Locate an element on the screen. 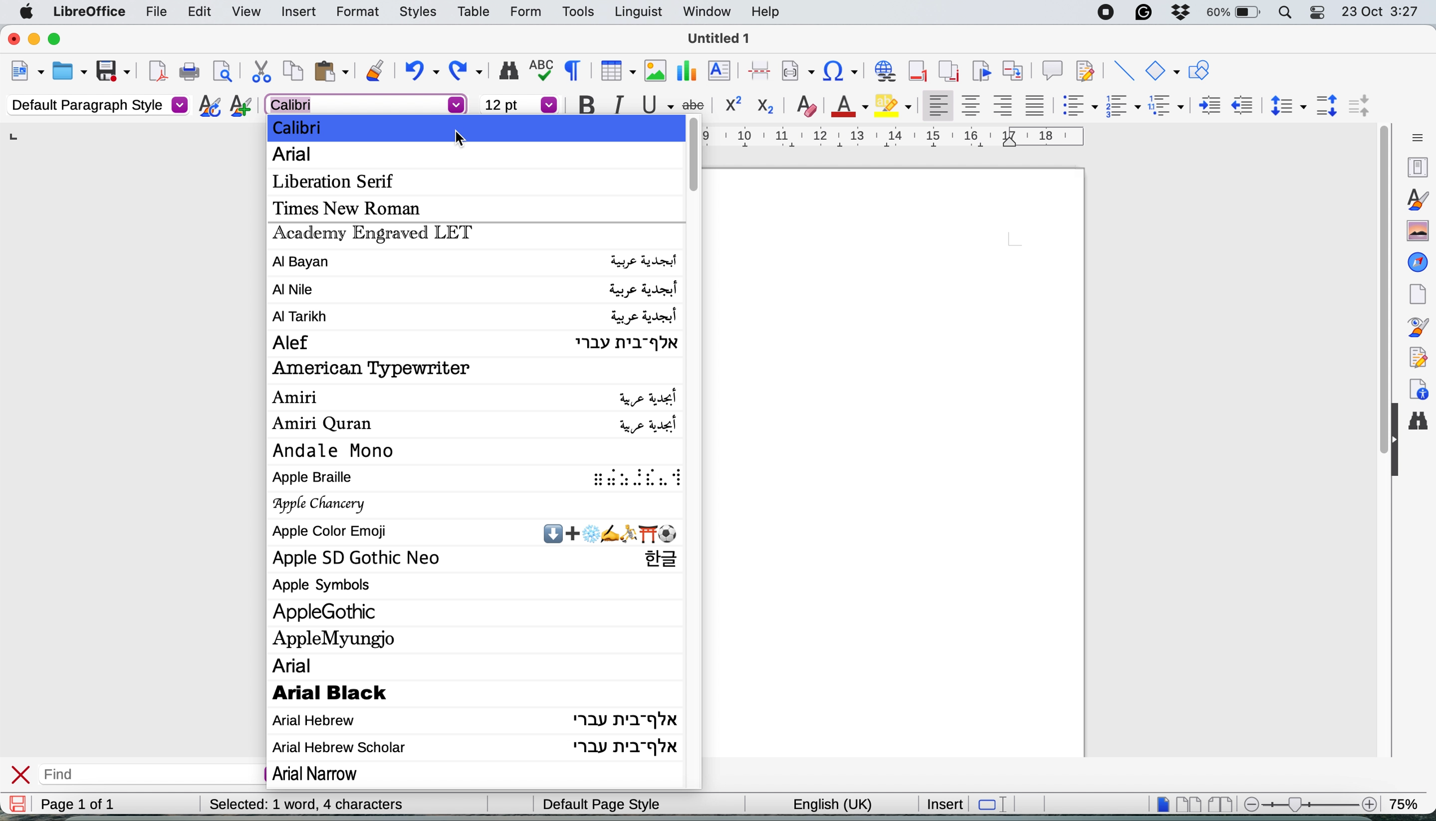 This screenshot has width=1436, height=821. updated selected style is located at coordinates (206, 106).